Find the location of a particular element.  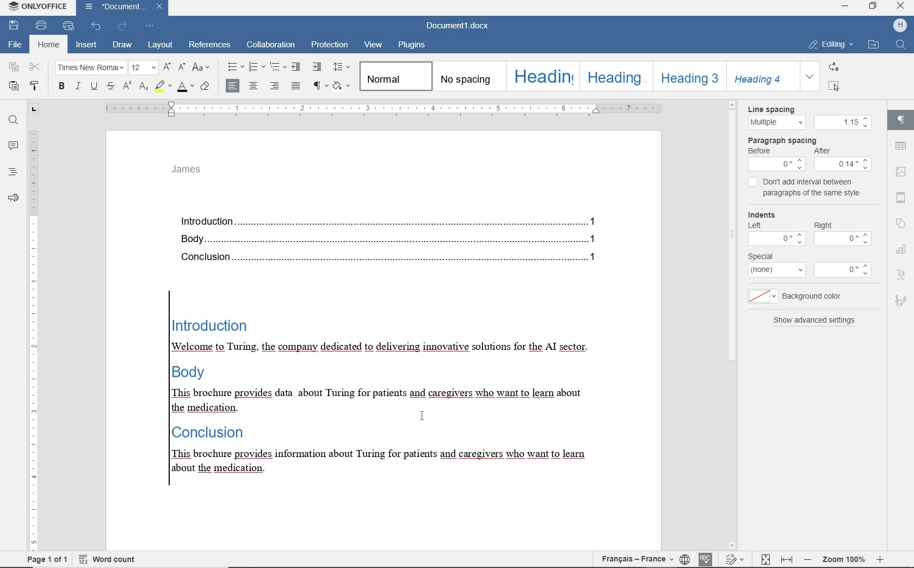

right is located at coordinates (824, 224).